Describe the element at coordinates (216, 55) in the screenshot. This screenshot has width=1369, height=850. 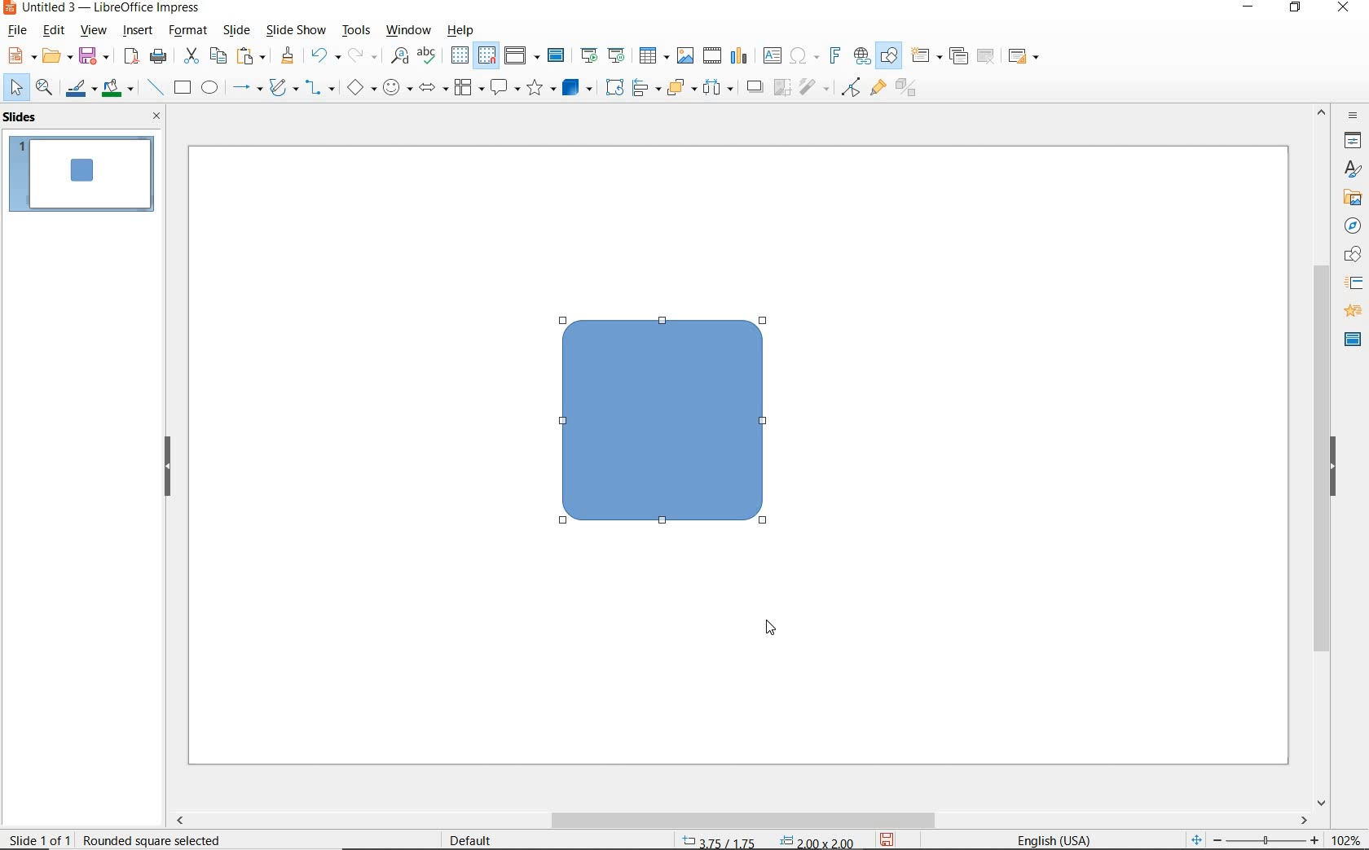
I see `copy` at that location.